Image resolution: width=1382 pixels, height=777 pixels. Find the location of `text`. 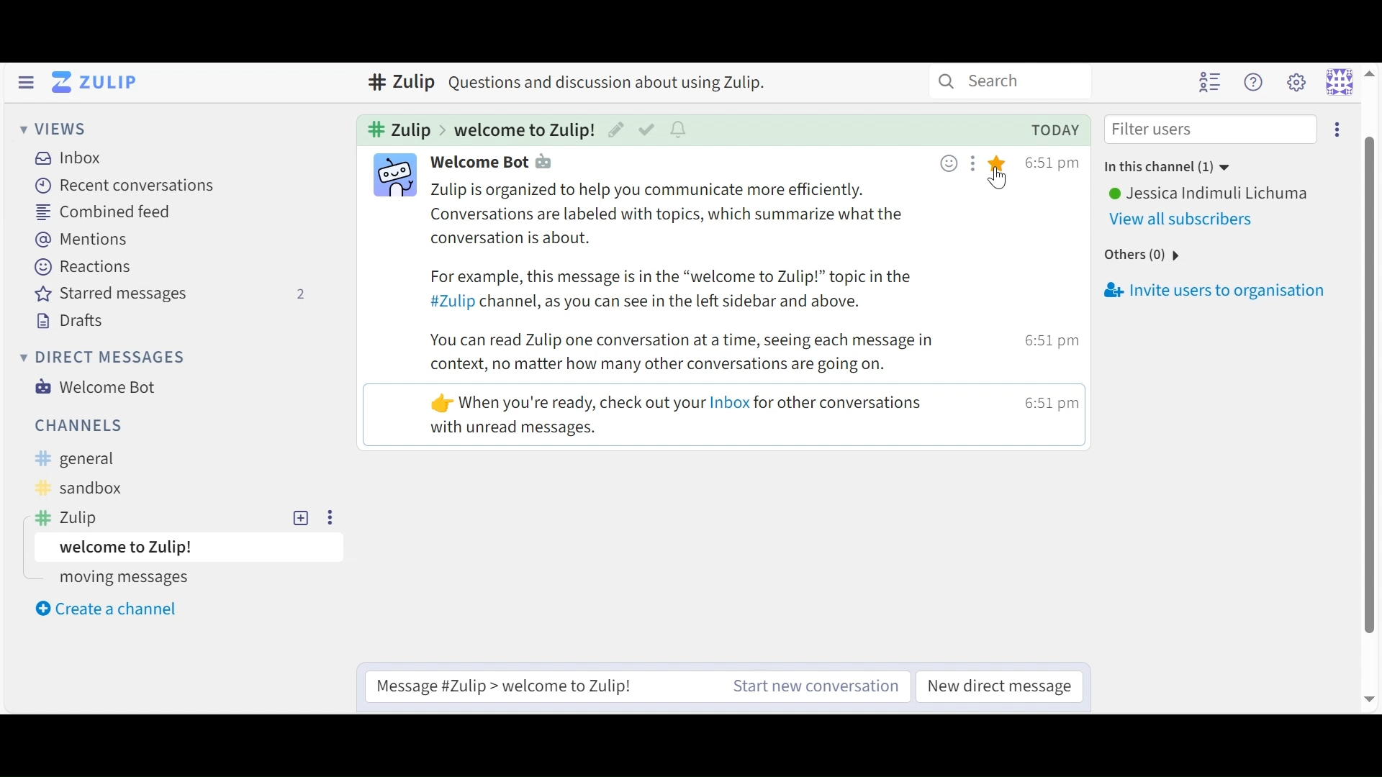

text is located at coordinates (615, 84).